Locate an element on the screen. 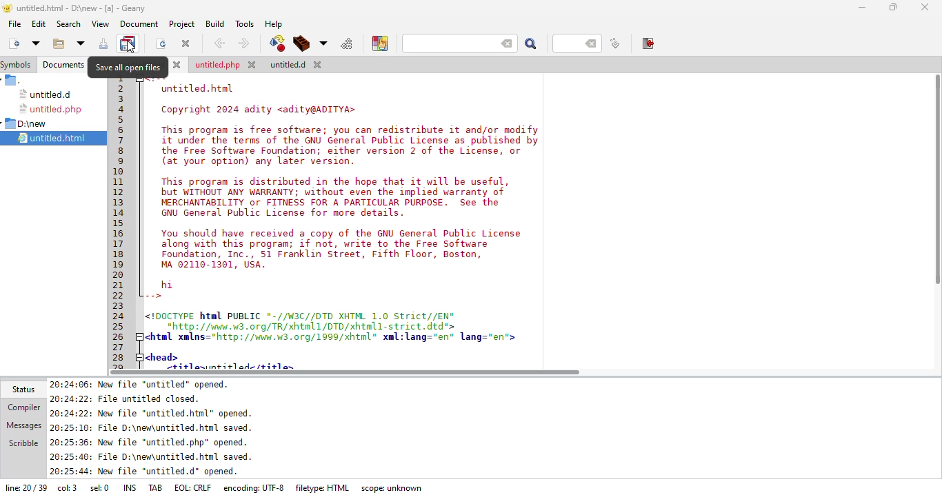  project is located at coordinates (181, 23).